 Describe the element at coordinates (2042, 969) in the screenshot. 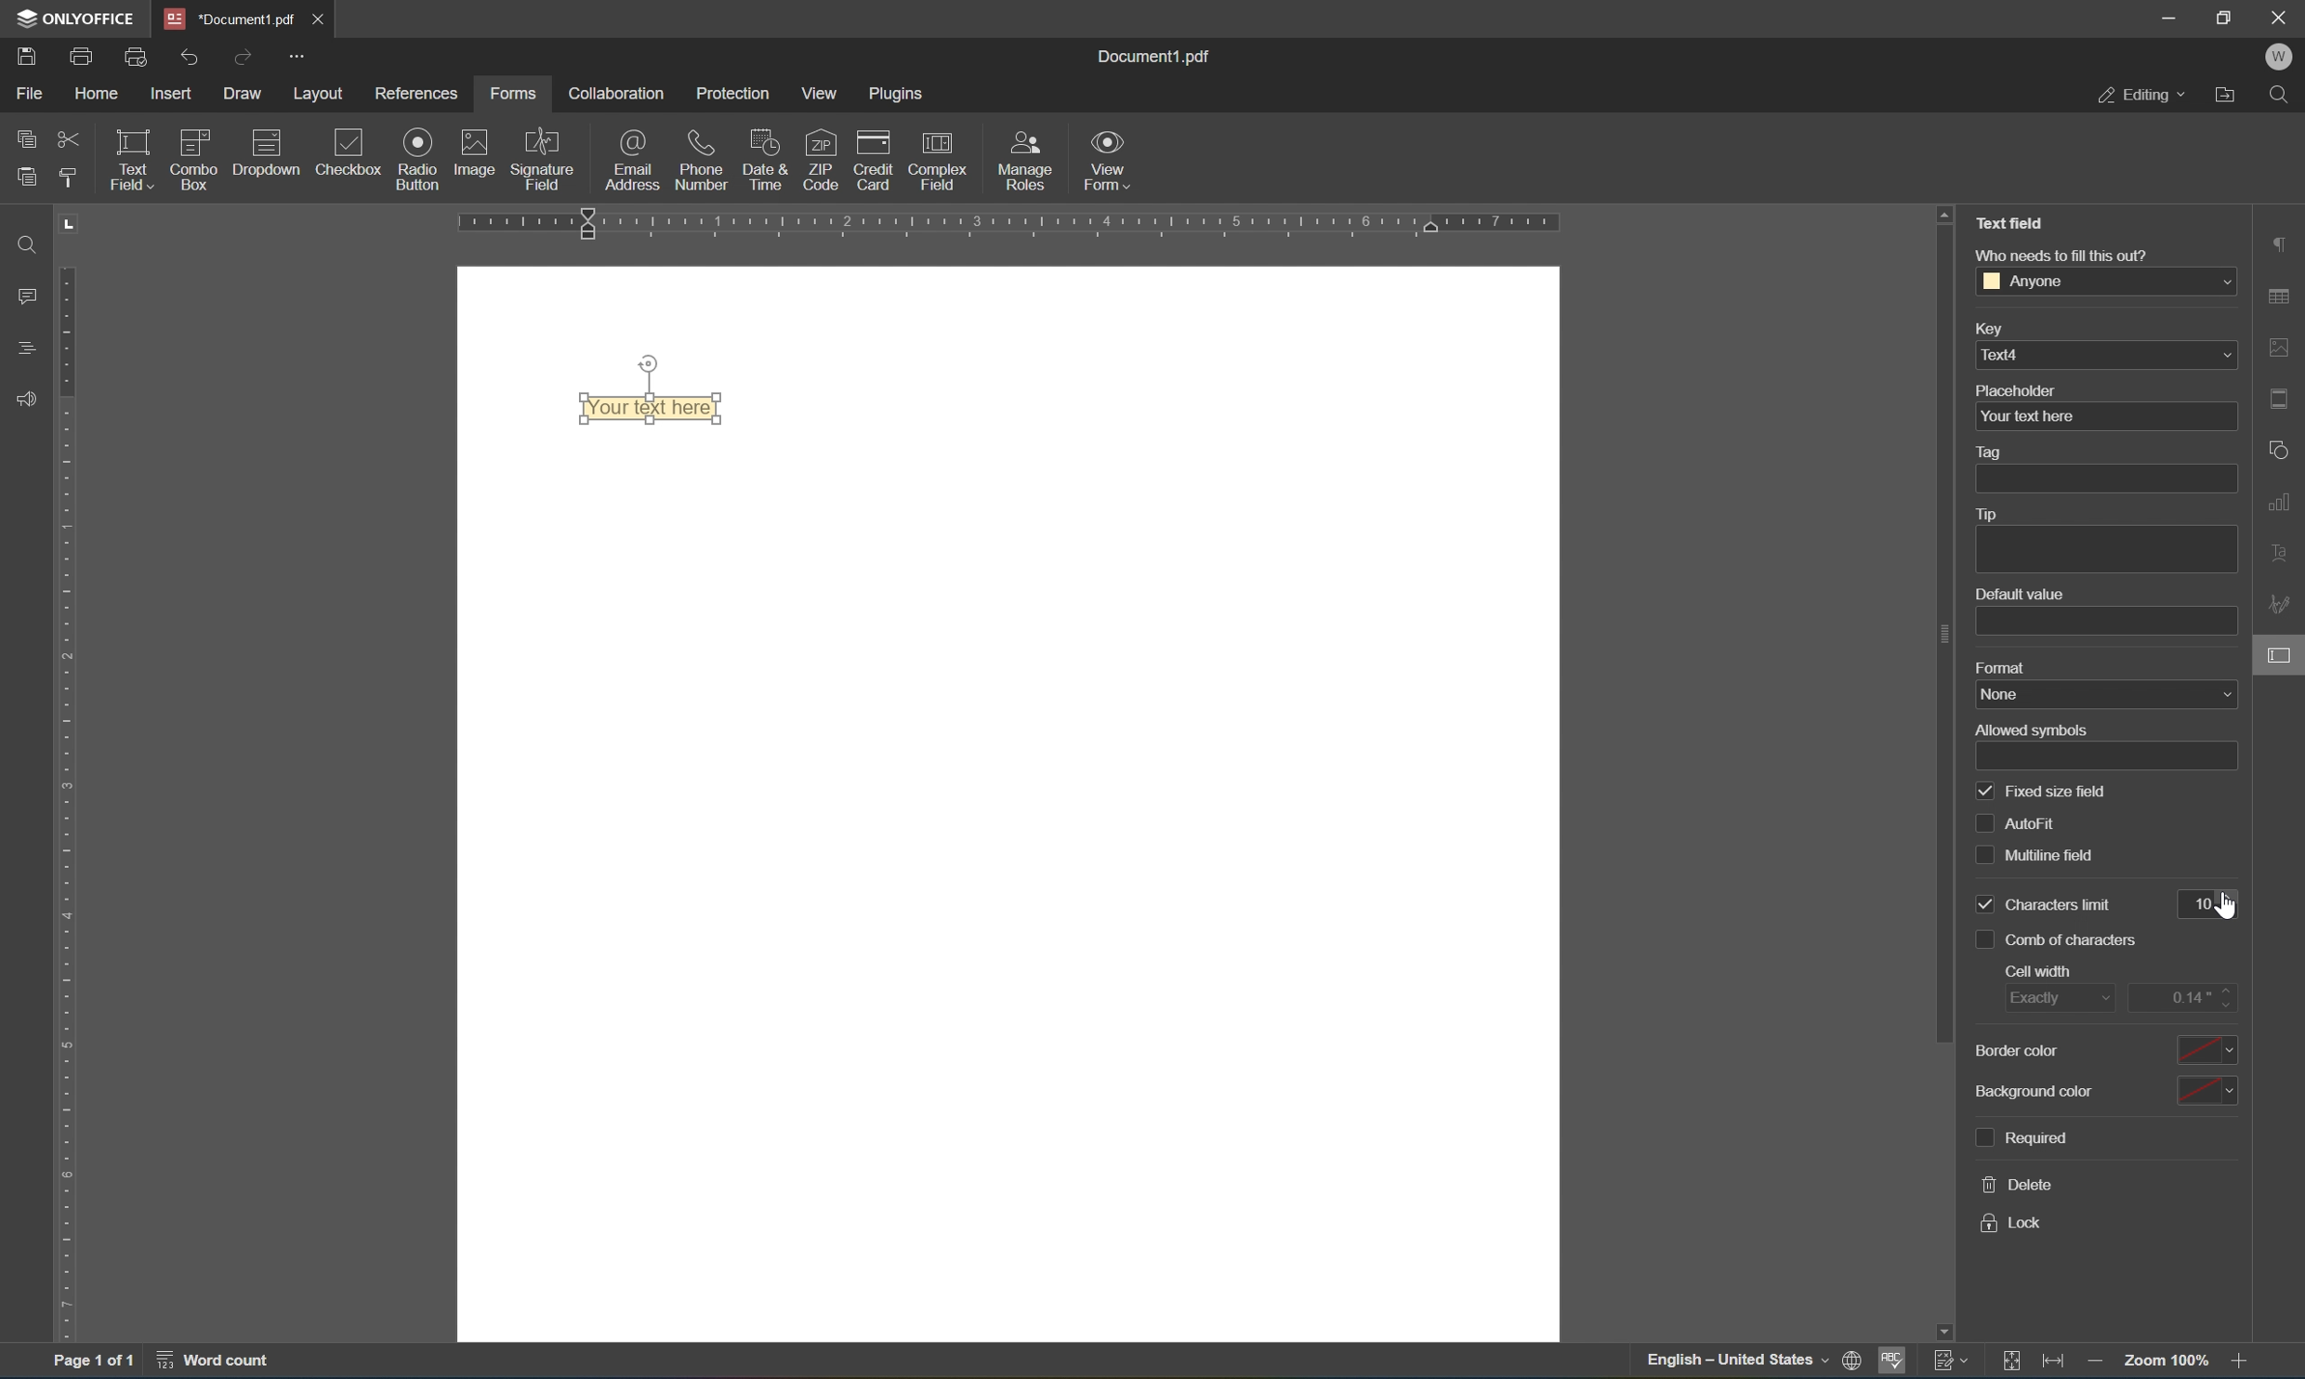

I see `cell width` at that location.